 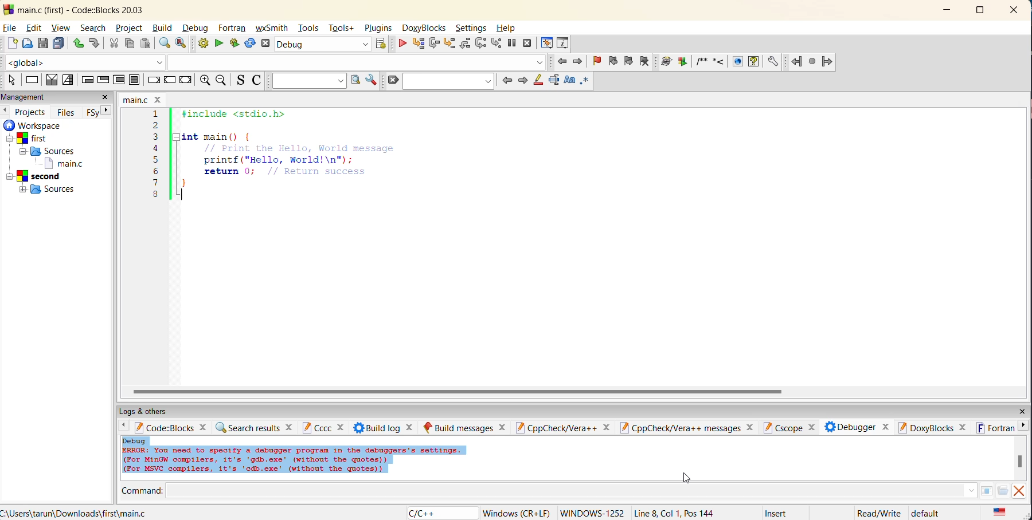 What do you see at coordinates (565, 427) in the screenshot?
I see `cppcheck/vera++` at bounding box center [565, 427].